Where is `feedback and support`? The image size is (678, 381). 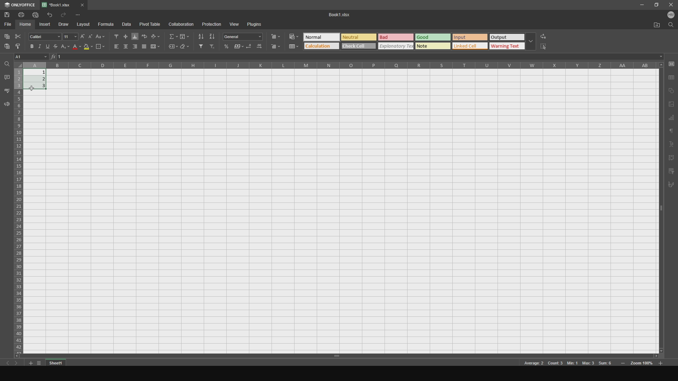 feedback and support is located at coordinates (6, 105).